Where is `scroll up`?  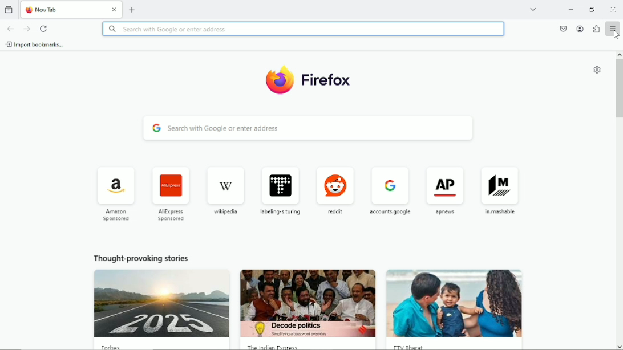
scroll up is located at coordinates (619, 53).